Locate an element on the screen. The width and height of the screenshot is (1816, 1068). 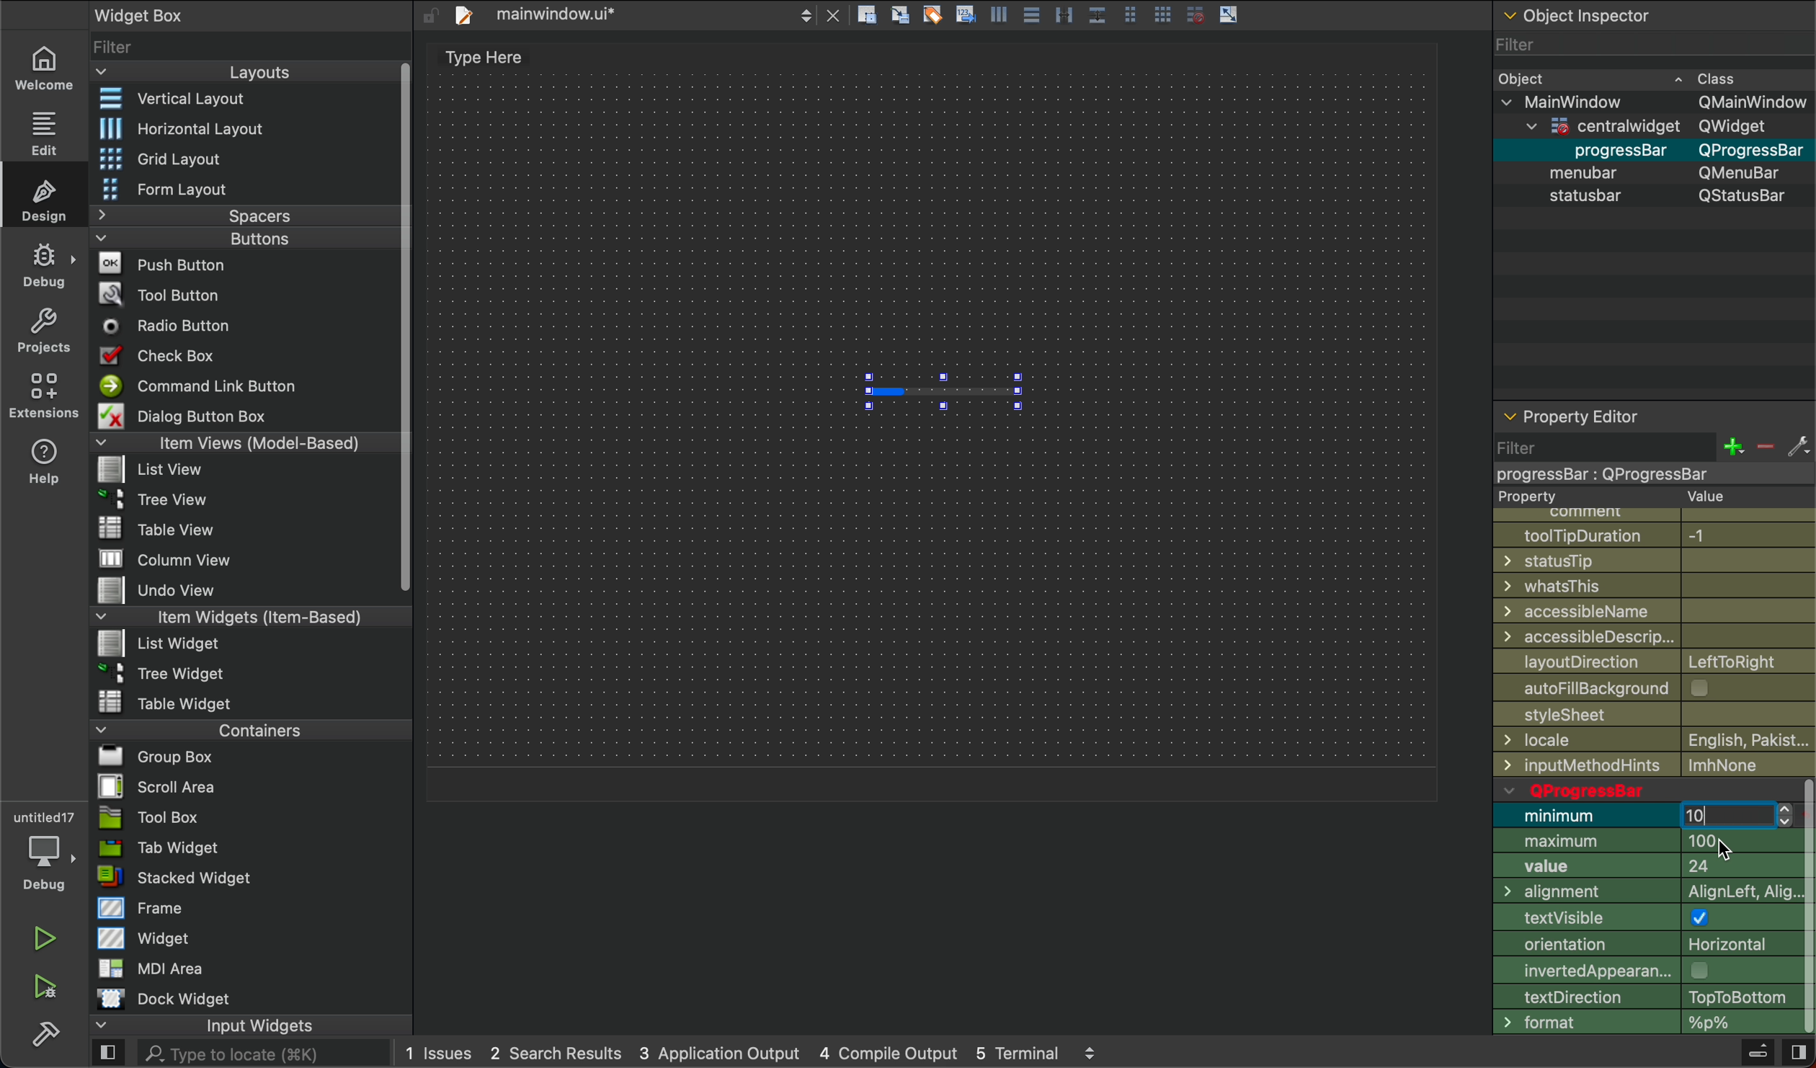
statustip is located at coordinates (1656, 561).